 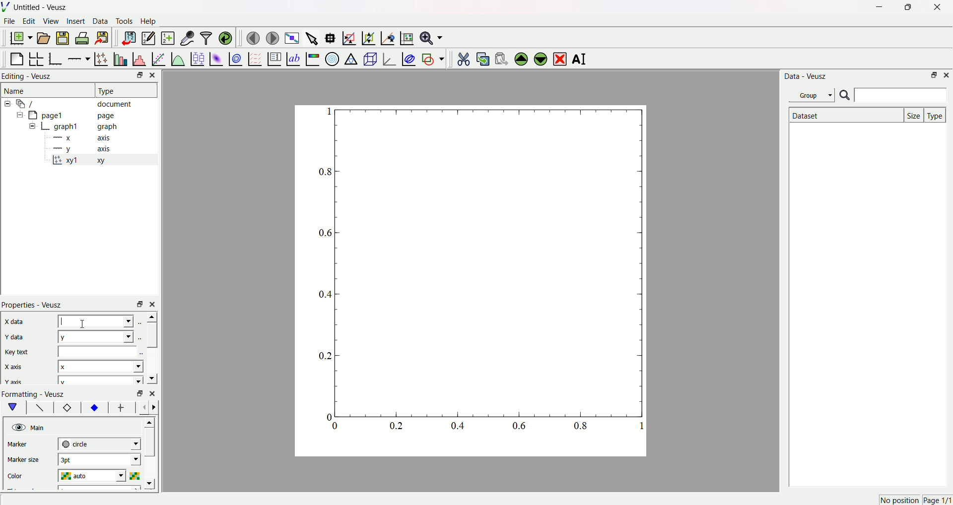 I want to click on polar graphs, so click(x=332, y=58).